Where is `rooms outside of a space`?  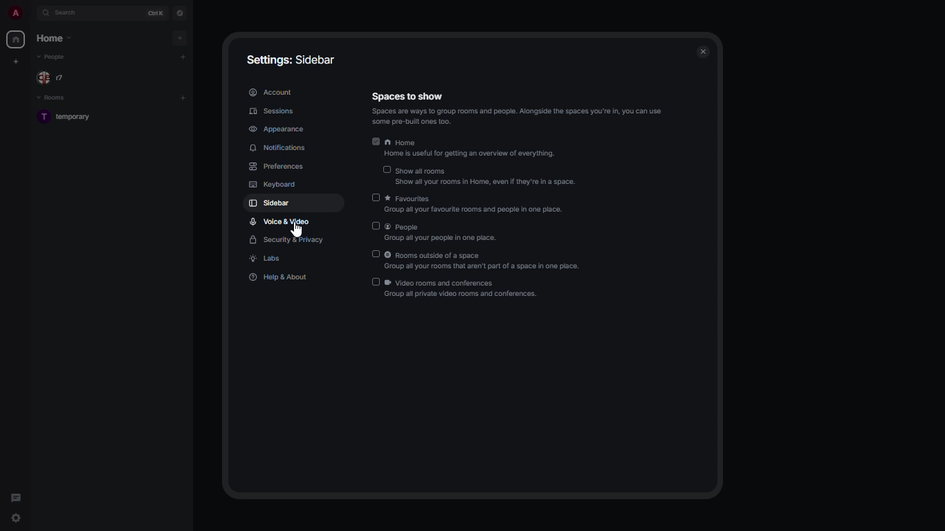 rooms outside of a space is located at coordinates (484, 261).